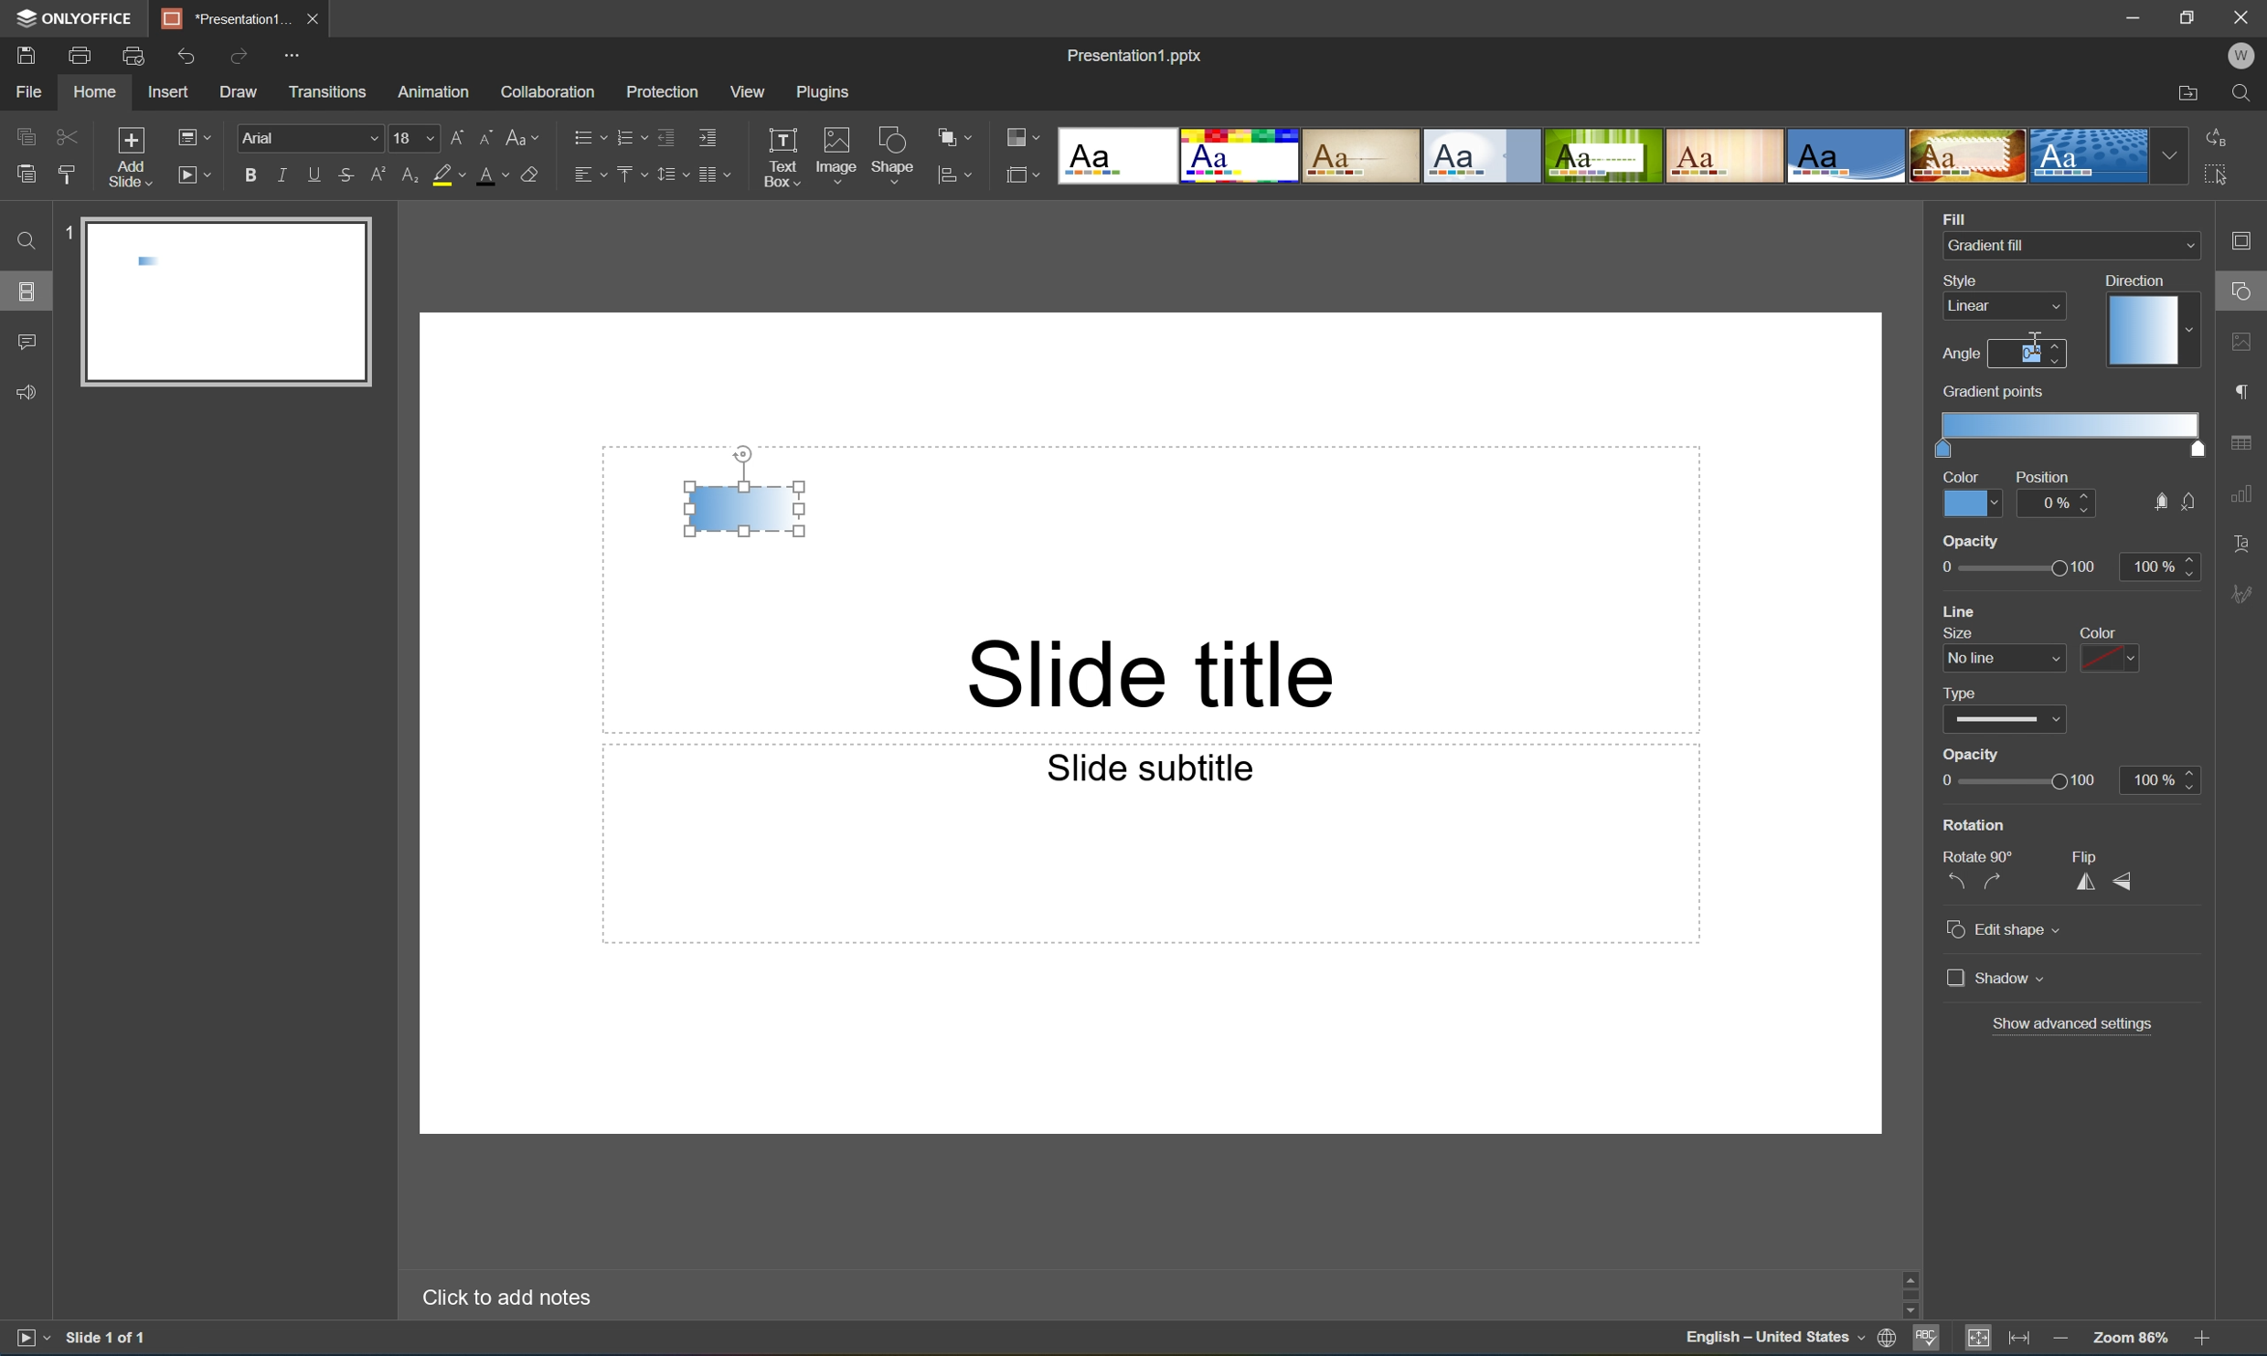  What do you see at coordinates (415, 138) in the screenshot?
I see `18` at bounding box center [415, 138].